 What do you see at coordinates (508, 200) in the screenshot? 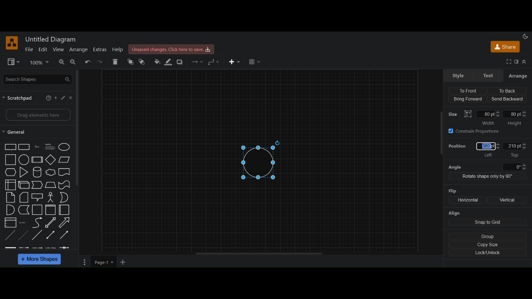
I see `vertical` at bounding box center [508, 200].